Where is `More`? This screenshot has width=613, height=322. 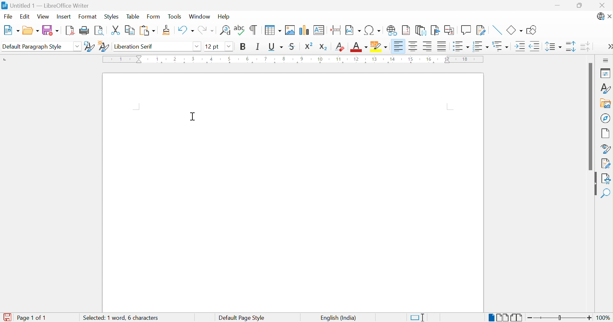 More is located at coordinates (609, 47).